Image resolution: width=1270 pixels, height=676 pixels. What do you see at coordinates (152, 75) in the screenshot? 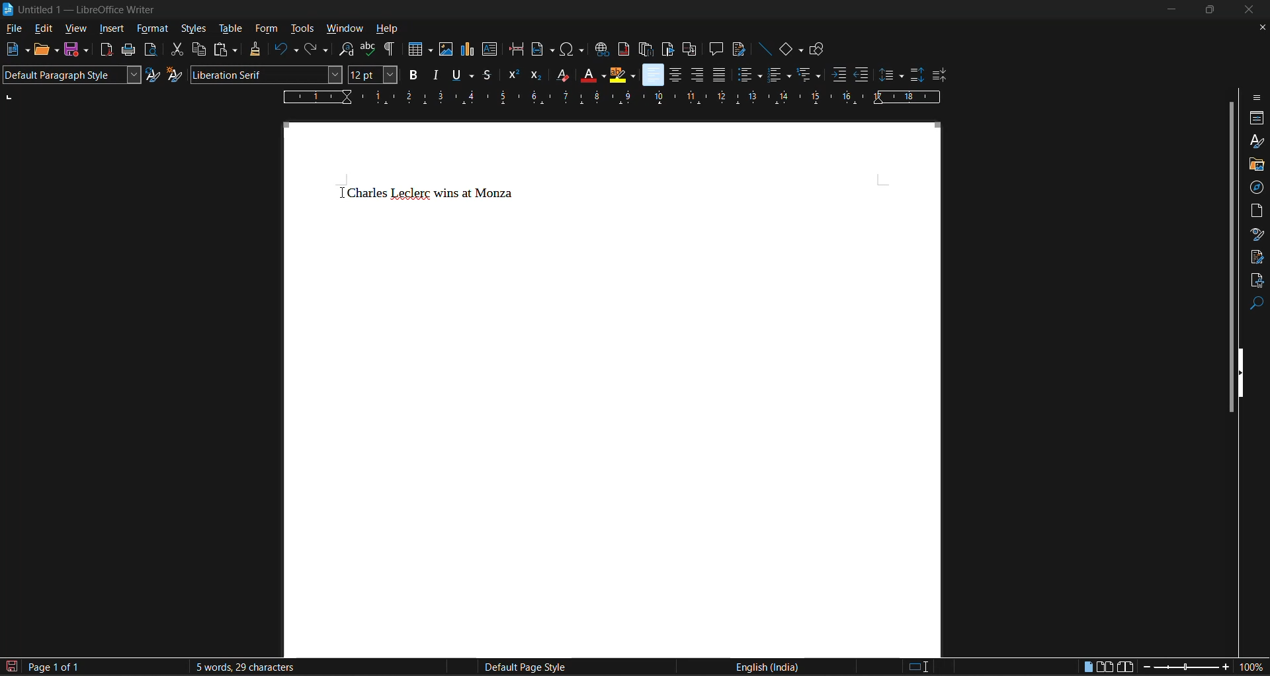
I see `updated selected style` at bounding box center [152, 75].